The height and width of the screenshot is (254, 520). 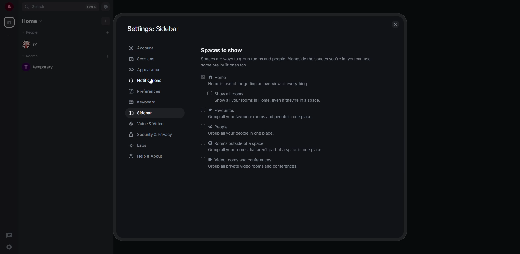 I want to click on voice & video, so click(x=149, y=124).